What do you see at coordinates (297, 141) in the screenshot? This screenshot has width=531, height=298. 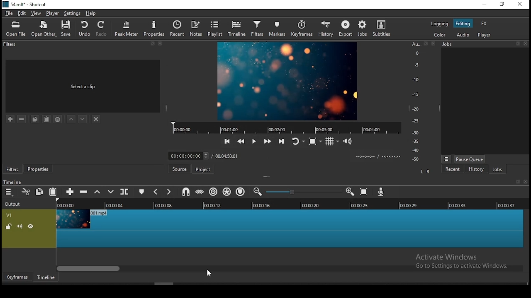 I see `toggle player looping` at bounding box center [297, 141].